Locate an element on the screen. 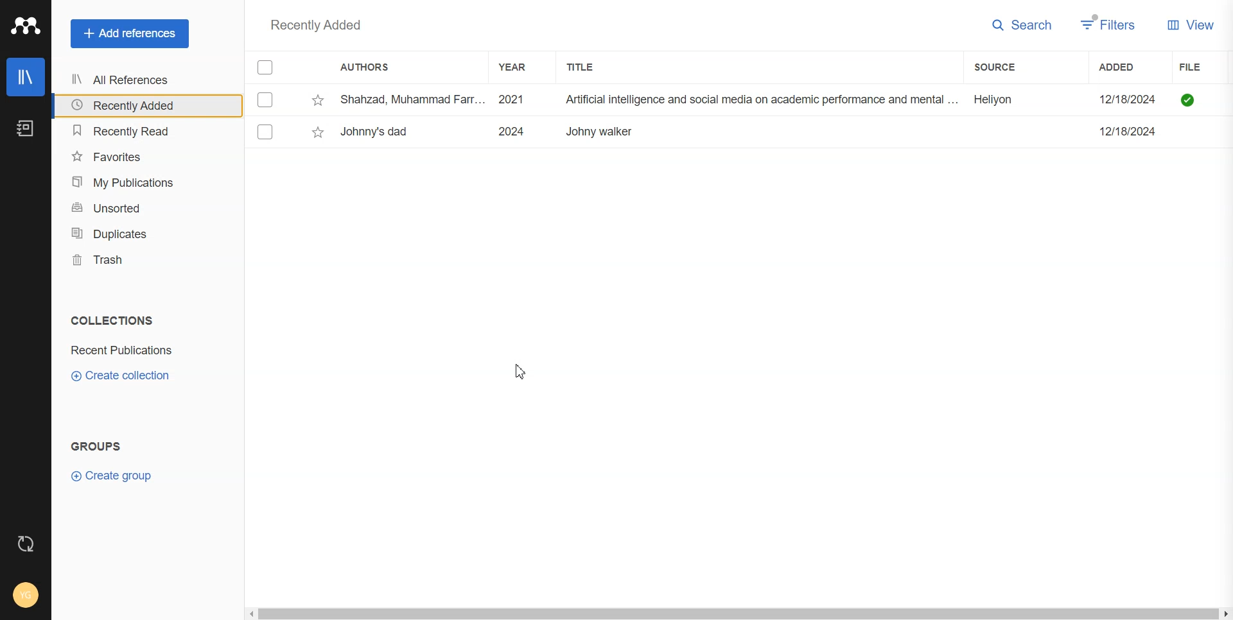 The height and width of the screenshot is (620, 1233). Mark checked is located at coordinates (267, 132).